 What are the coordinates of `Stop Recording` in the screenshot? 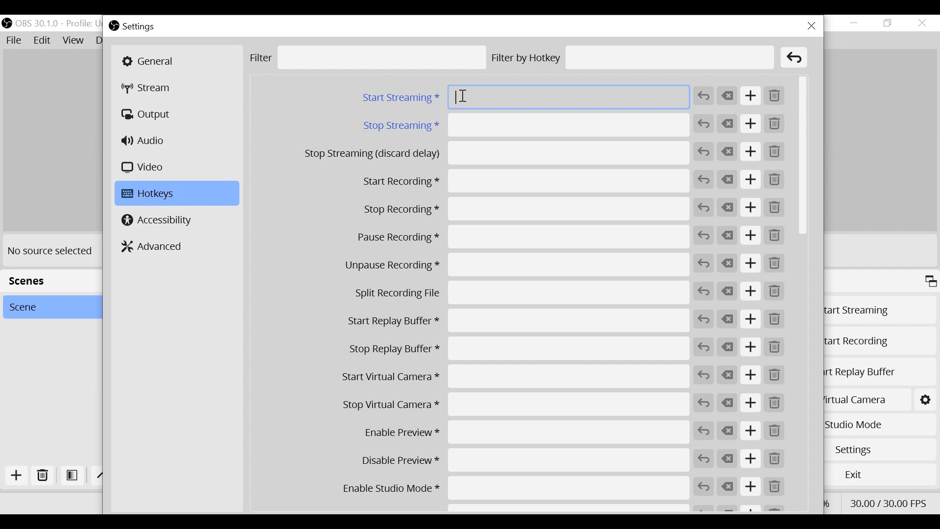 It's located at (516, 210).